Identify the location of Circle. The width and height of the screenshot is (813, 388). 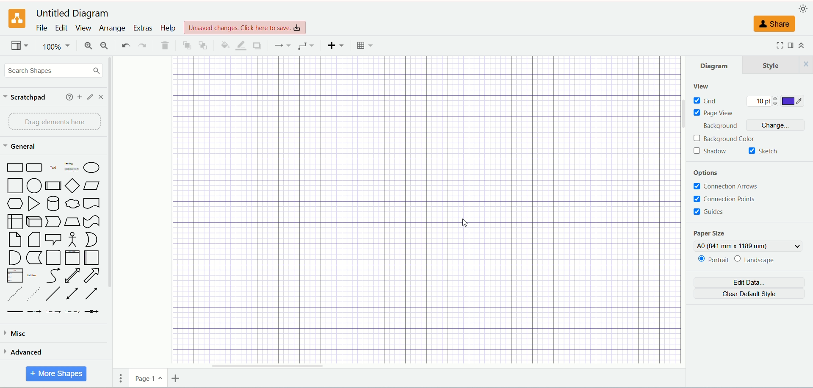
(35, 186).